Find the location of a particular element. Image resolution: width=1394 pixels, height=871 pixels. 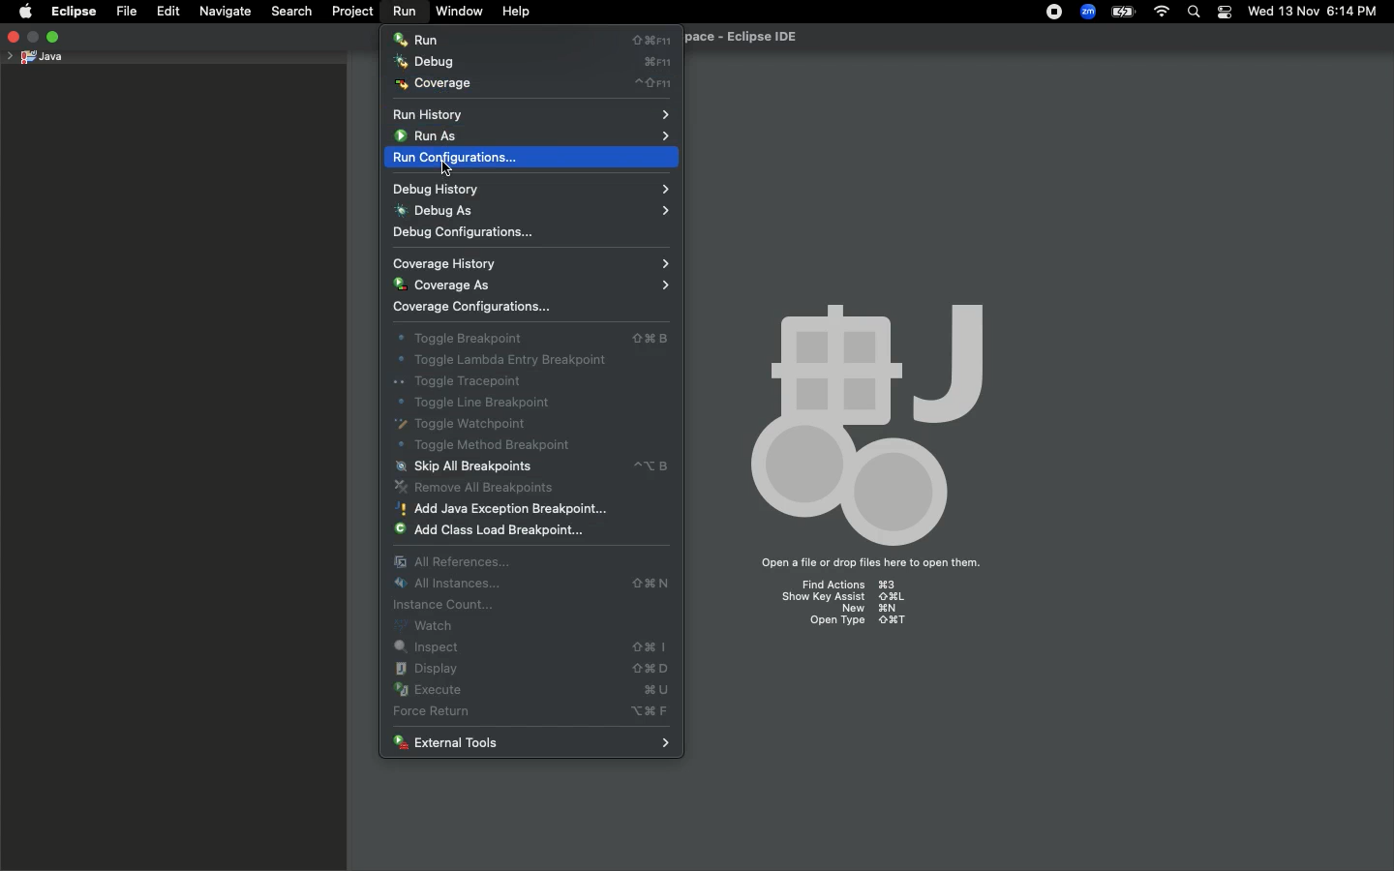

Recording is located at coordinates (1053, 12).